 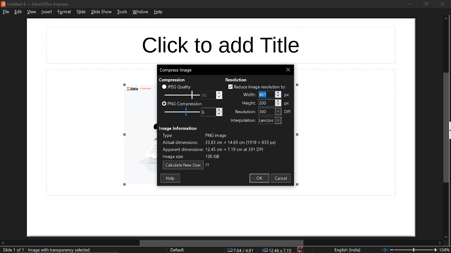 I want to click on close, so click(x=443, y=4).